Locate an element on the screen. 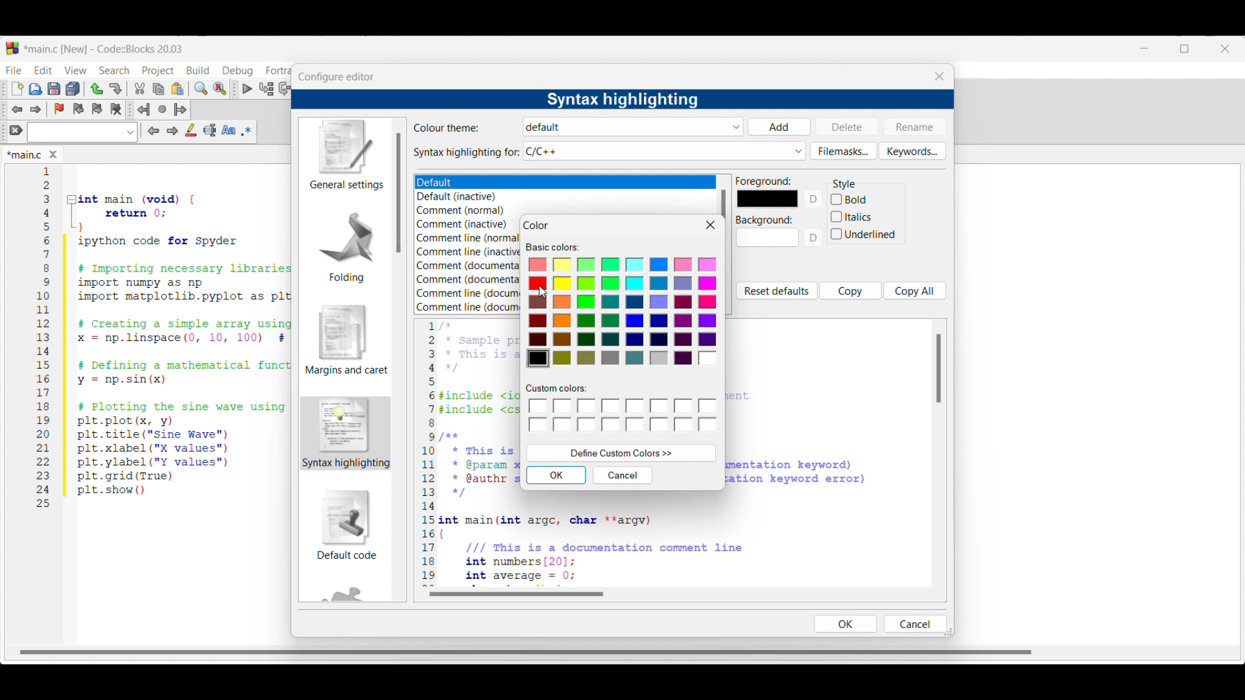  Text box and text options is located at coordinates (82, 132).